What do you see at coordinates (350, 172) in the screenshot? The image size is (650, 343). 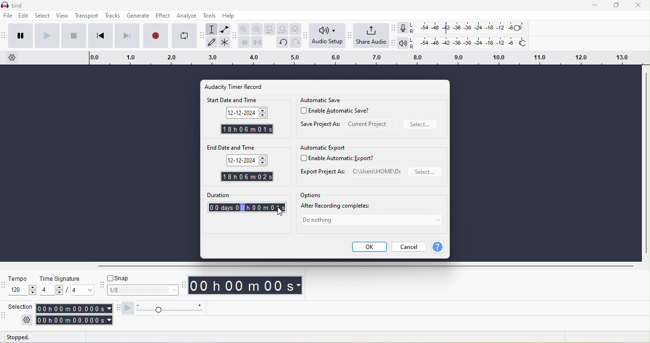 I see `export project as` at bounding box center [350, 172].